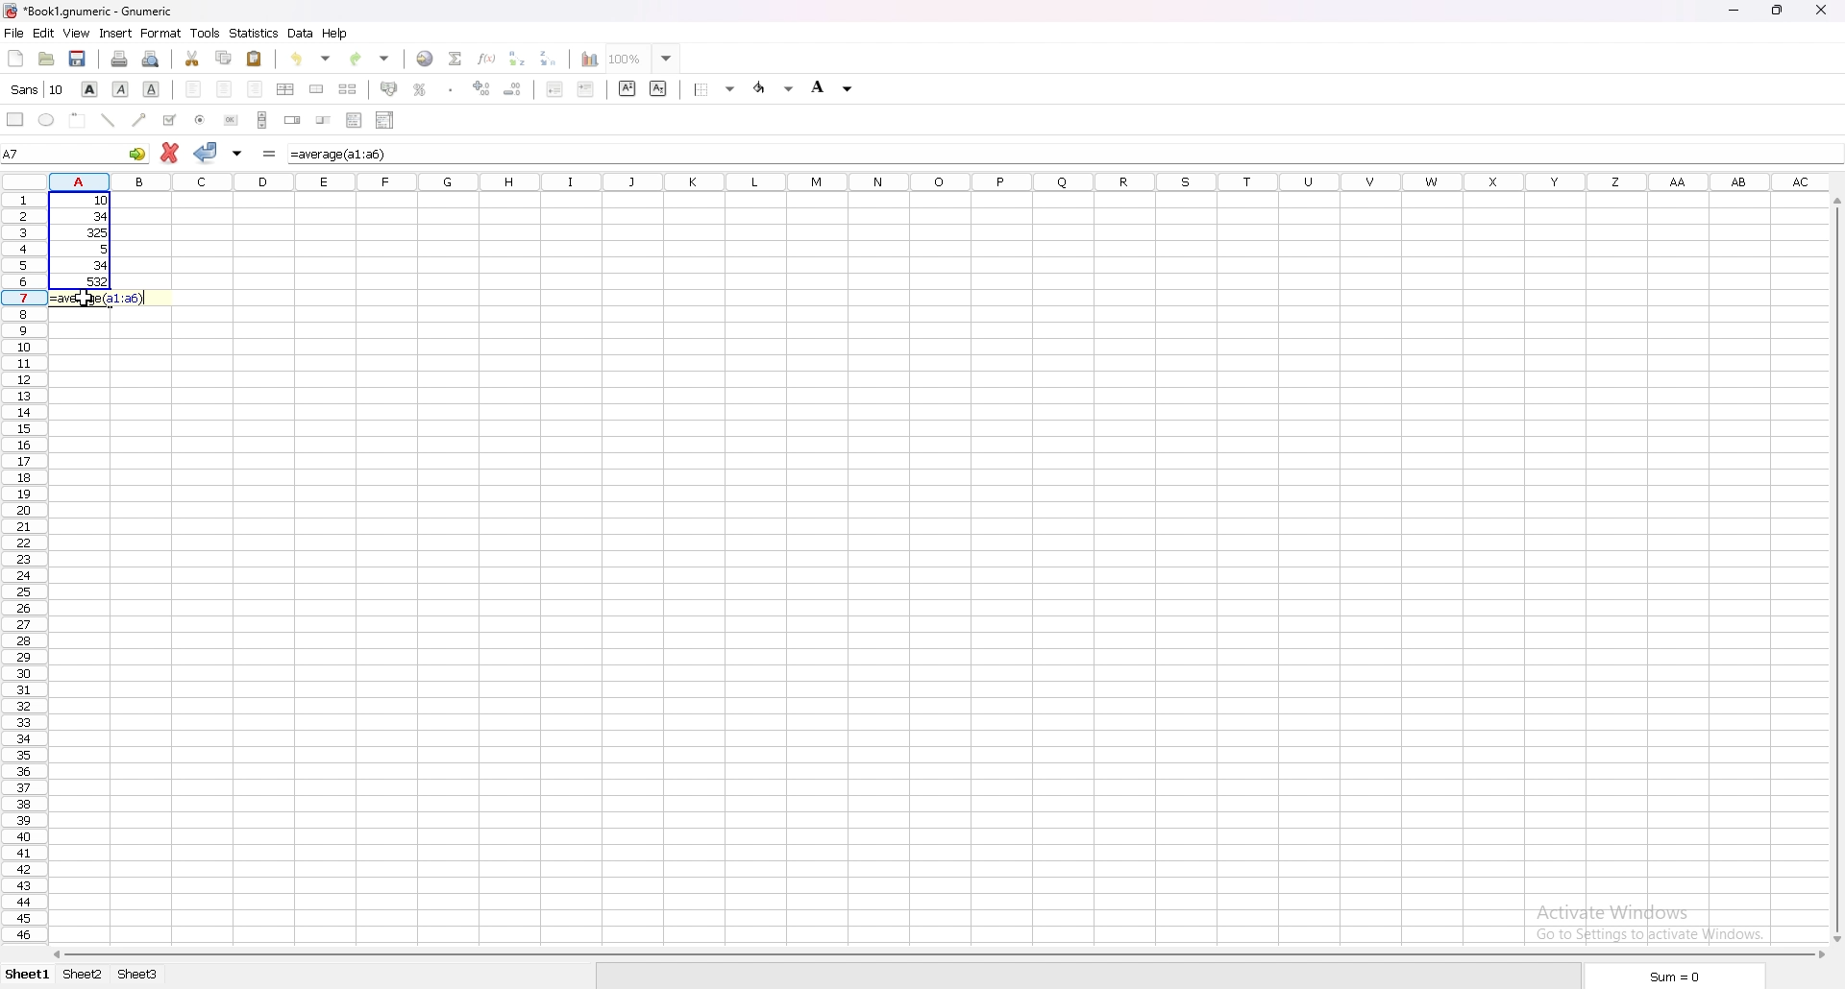  I want to click on save, so click(80, 59).